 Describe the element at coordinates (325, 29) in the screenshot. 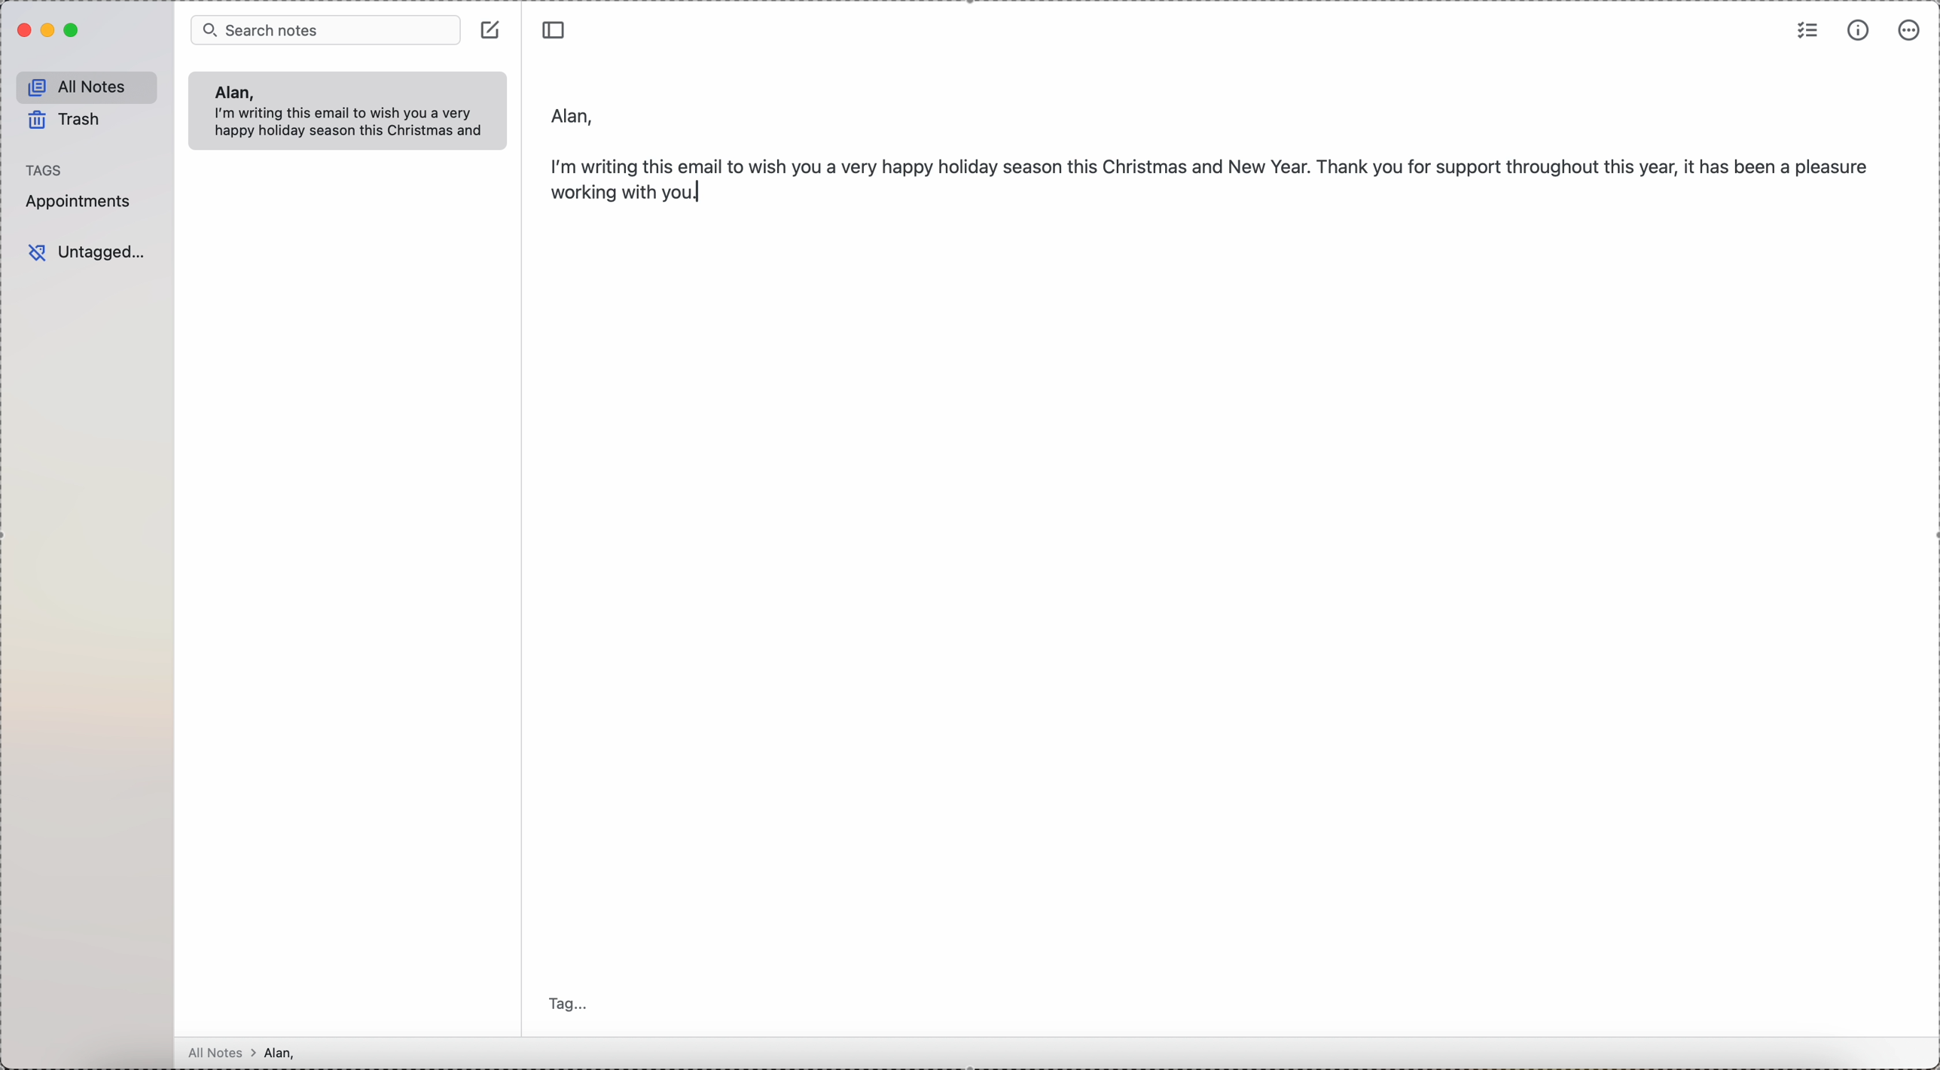

I see `search bar` at that location.